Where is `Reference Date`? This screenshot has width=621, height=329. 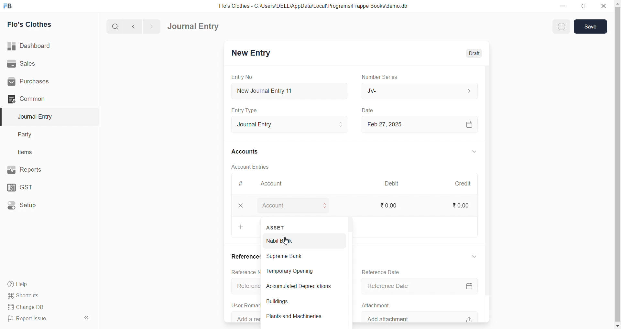
Reference Date is located at coordinates (384, 271).